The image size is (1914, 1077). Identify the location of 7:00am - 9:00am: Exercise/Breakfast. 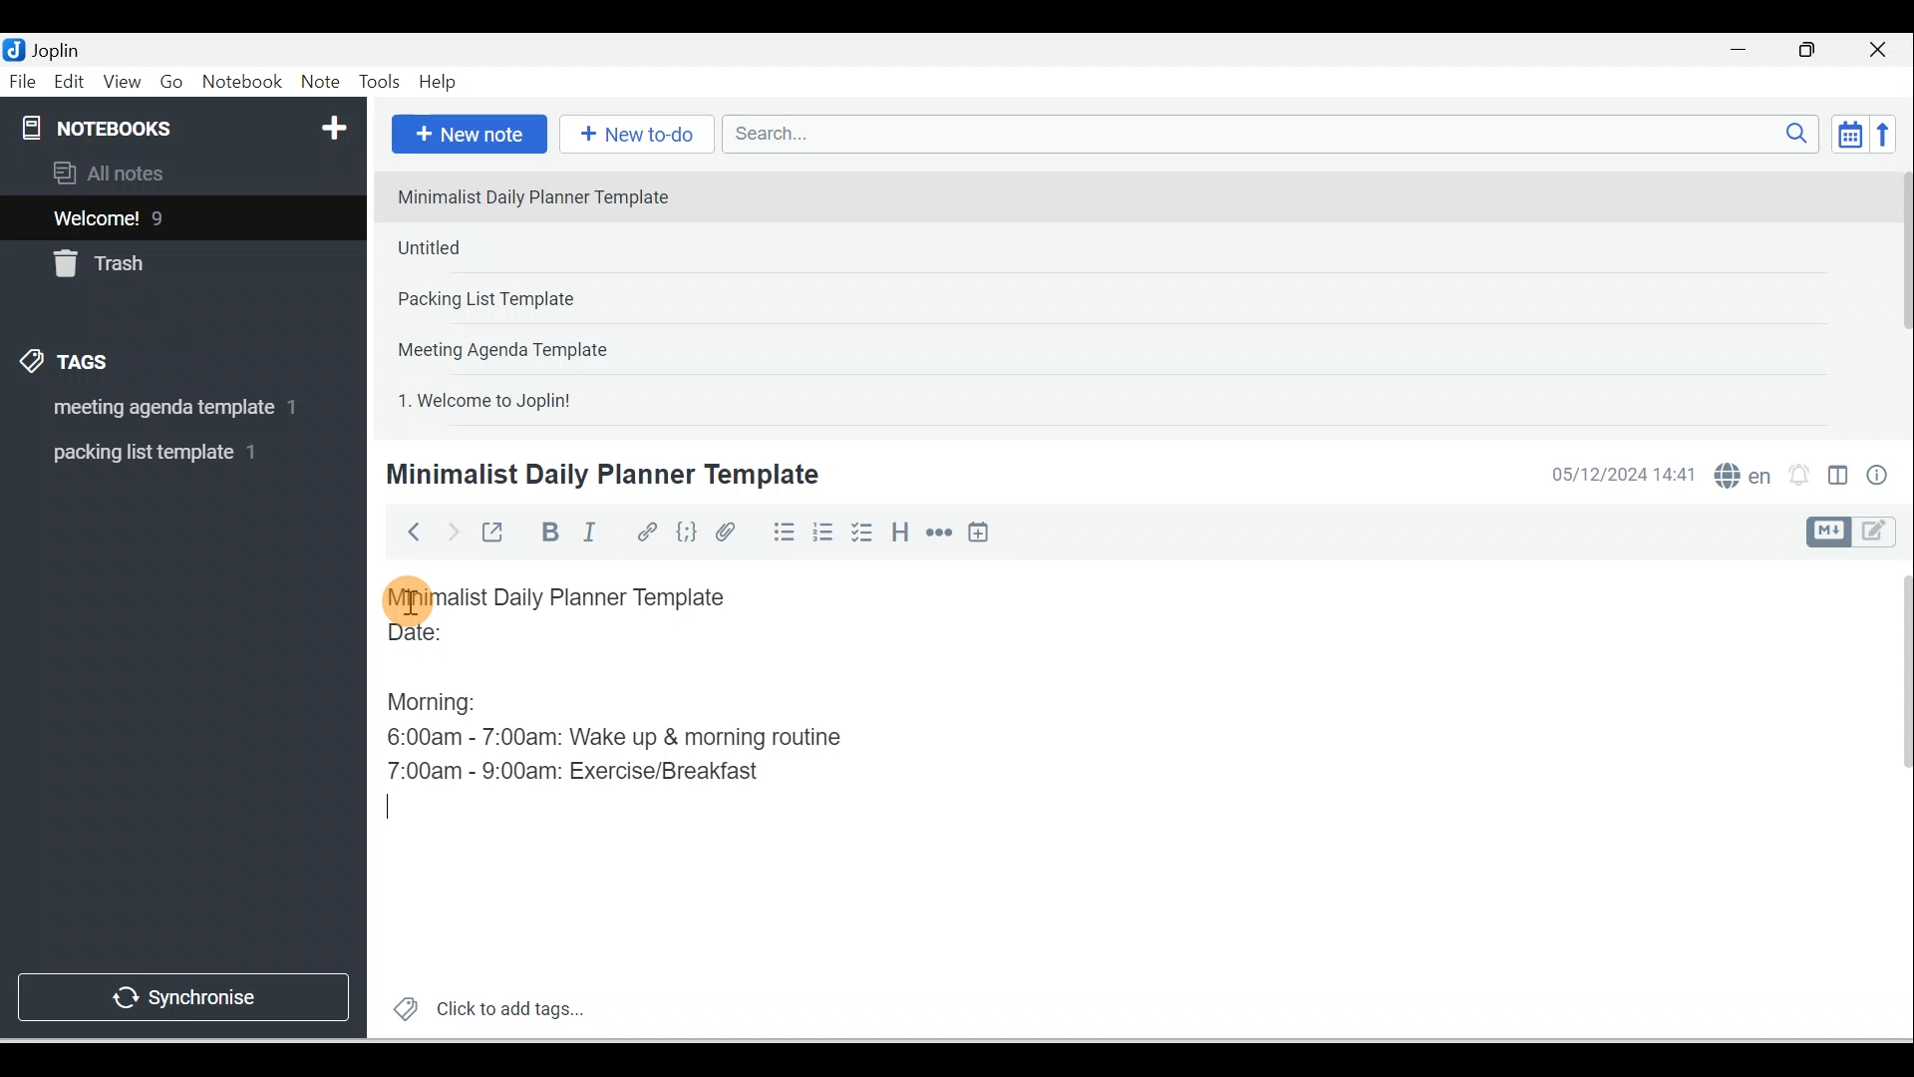
(577, 769).